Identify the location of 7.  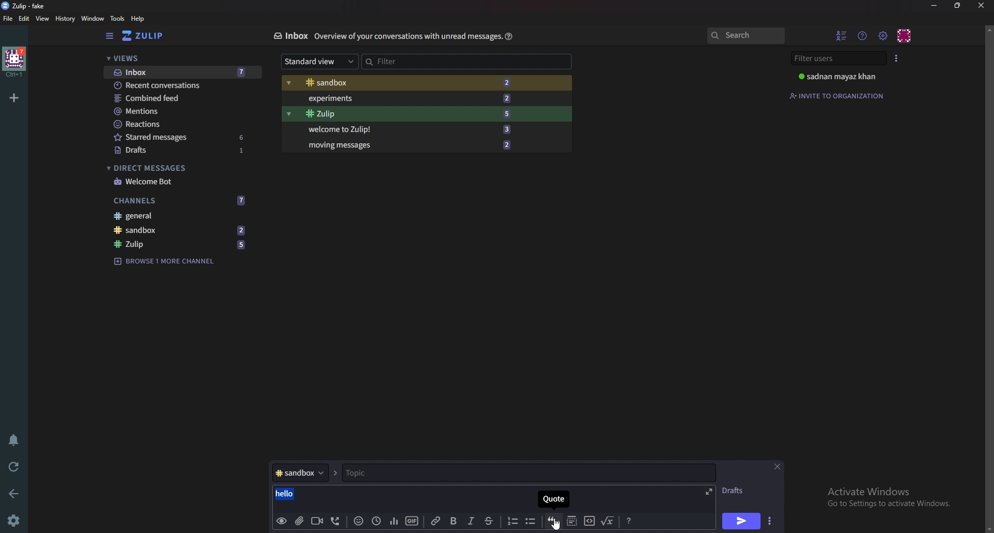
(247, 71).